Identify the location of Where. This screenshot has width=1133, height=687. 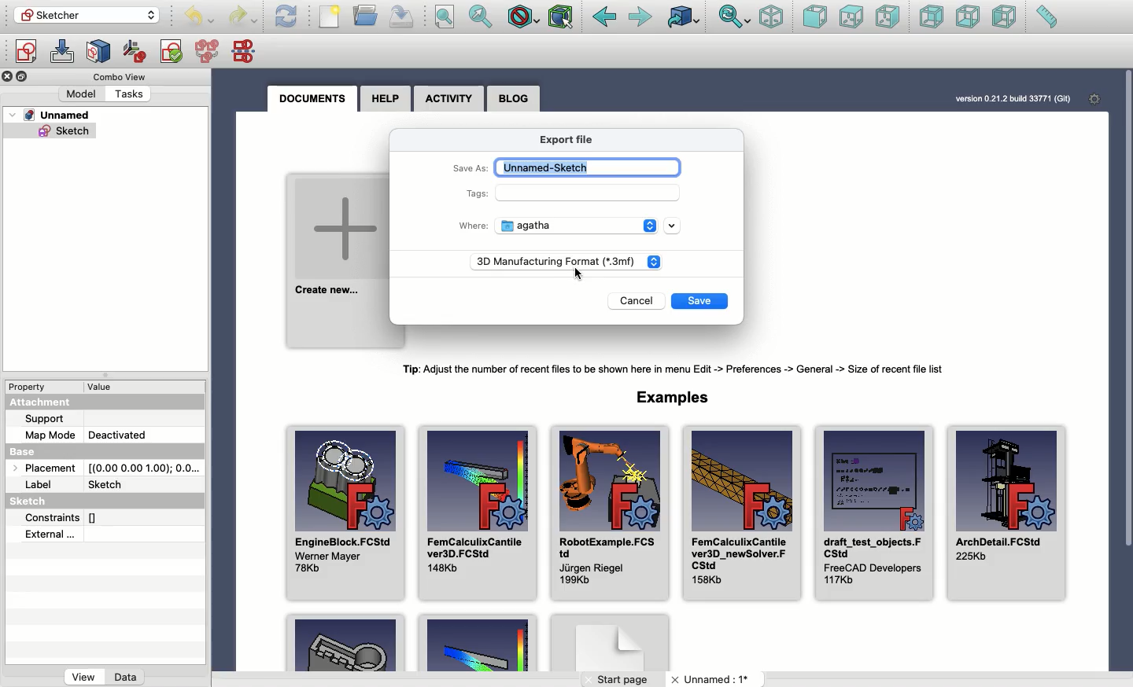
(474, 225).